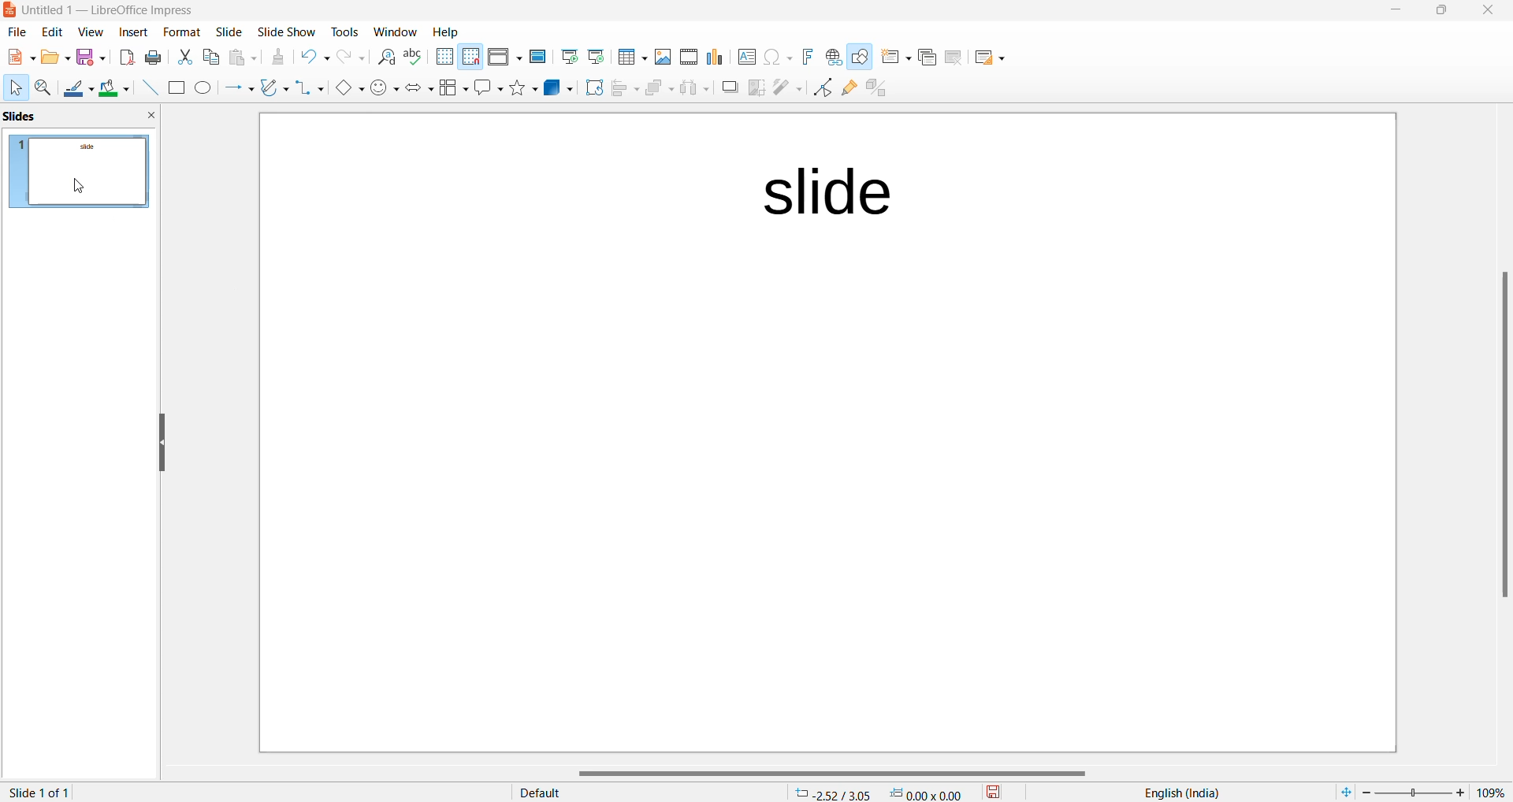 The width and height of the screenshot is (1513, 802). What do you see at coordinates (56, 58) in the screenshot?
I see `file option` at bounding box center [56, 58].